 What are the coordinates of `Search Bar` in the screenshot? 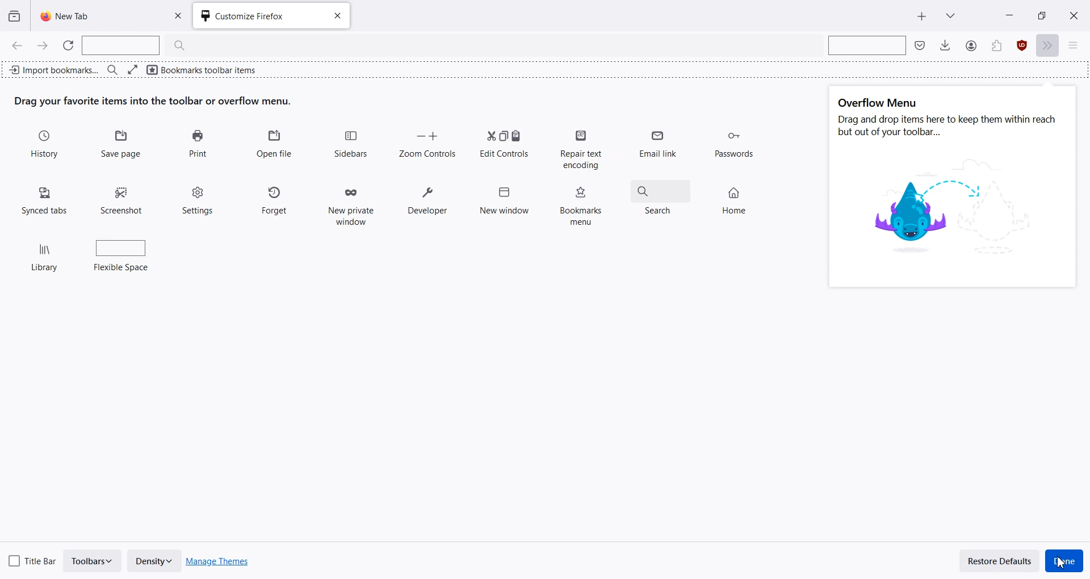 It's located at (140, 45).